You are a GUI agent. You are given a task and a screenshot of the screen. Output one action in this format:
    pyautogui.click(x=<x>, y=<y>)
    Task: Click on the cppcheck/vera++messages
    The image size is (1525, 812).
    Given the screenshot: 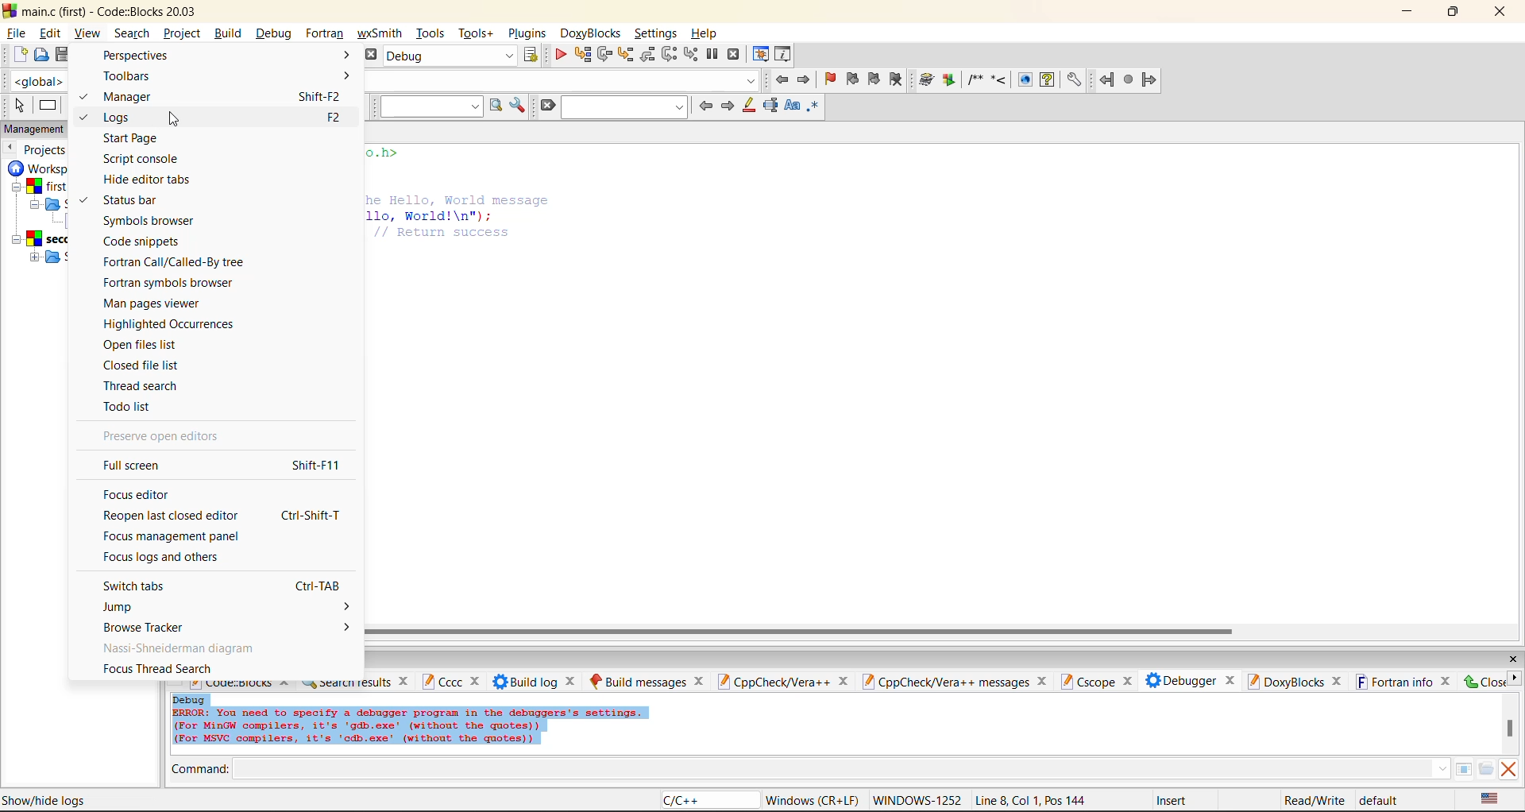 What is the action you would take?
    pyautogui.click(x=955, y=682)
    